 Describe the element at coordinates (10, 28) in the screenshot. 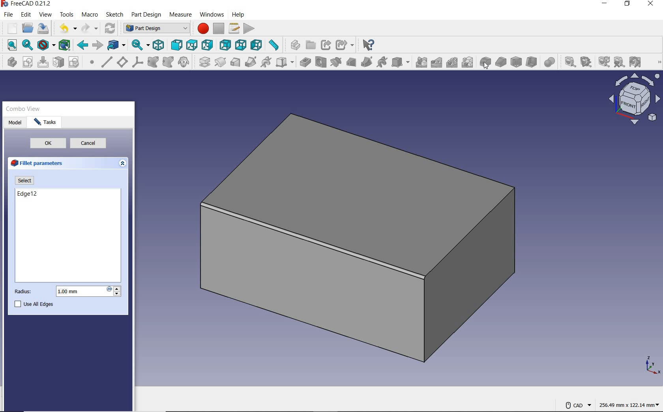

I see `new` at that location.